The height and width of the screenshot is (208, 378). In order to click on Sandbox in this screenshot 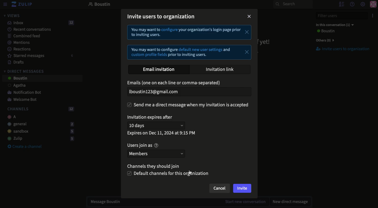, I will do `click(39, 132)`.